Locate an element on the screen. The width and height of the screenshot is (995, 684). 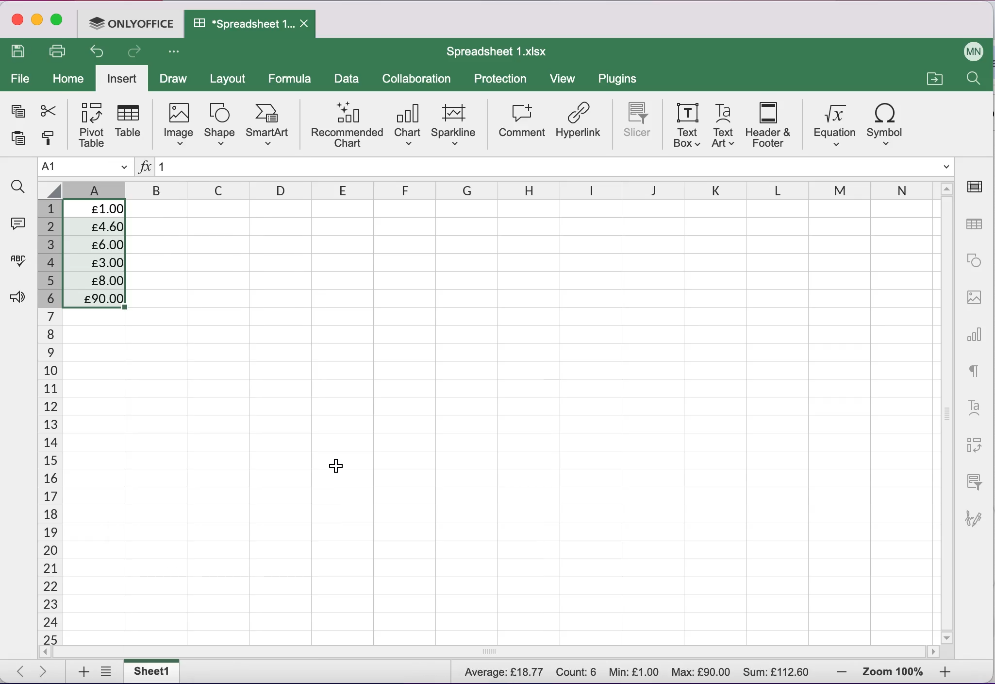
slicer is located at coordinates (973, 484).